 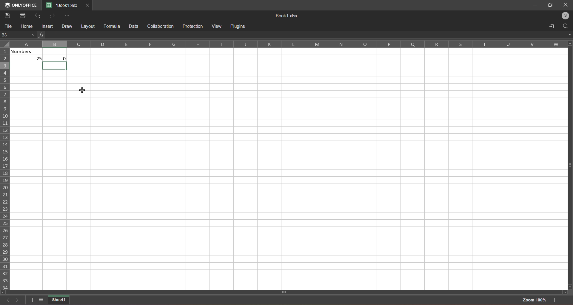 I want to click on scroll down, so click(x=571, y=286).